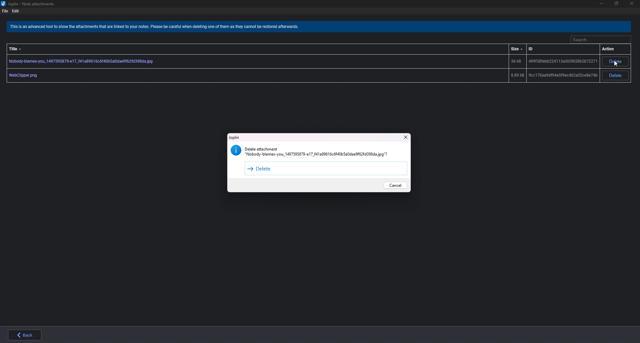 This screenshot has width=640, height=343. Describe the element at coordinates (238, 138) in the screenshot. I see `Joplin` at that location.